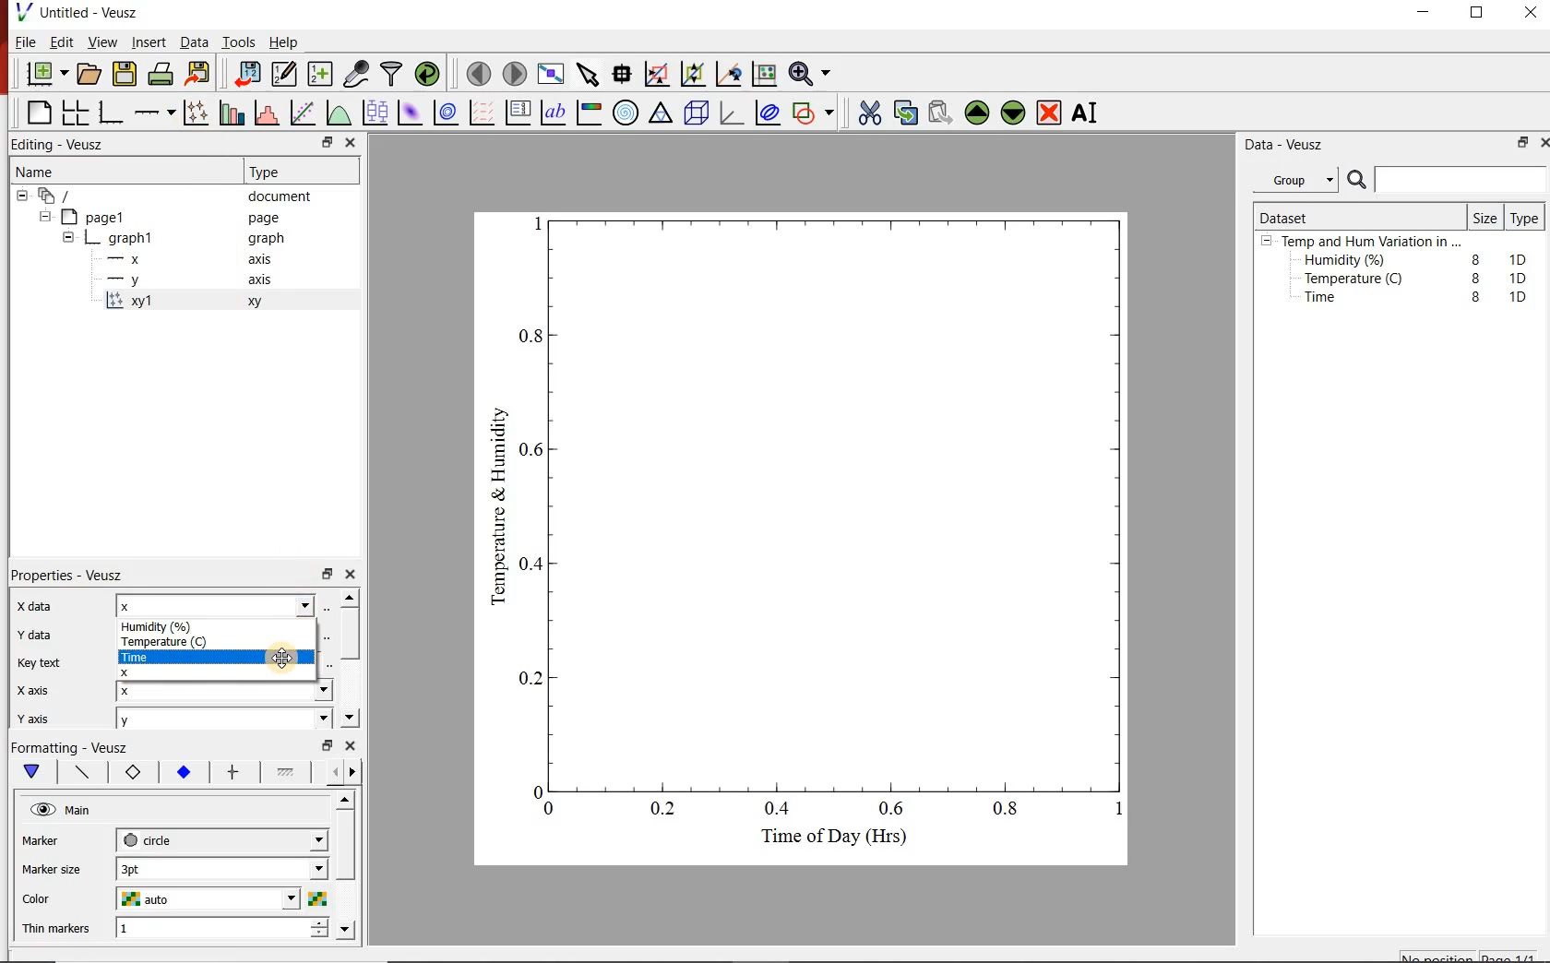 This screenshot has height=963, width=1550. Describe the element at coordinates (278, 607) in the screenshot. I see `x data dropdown` at that location.